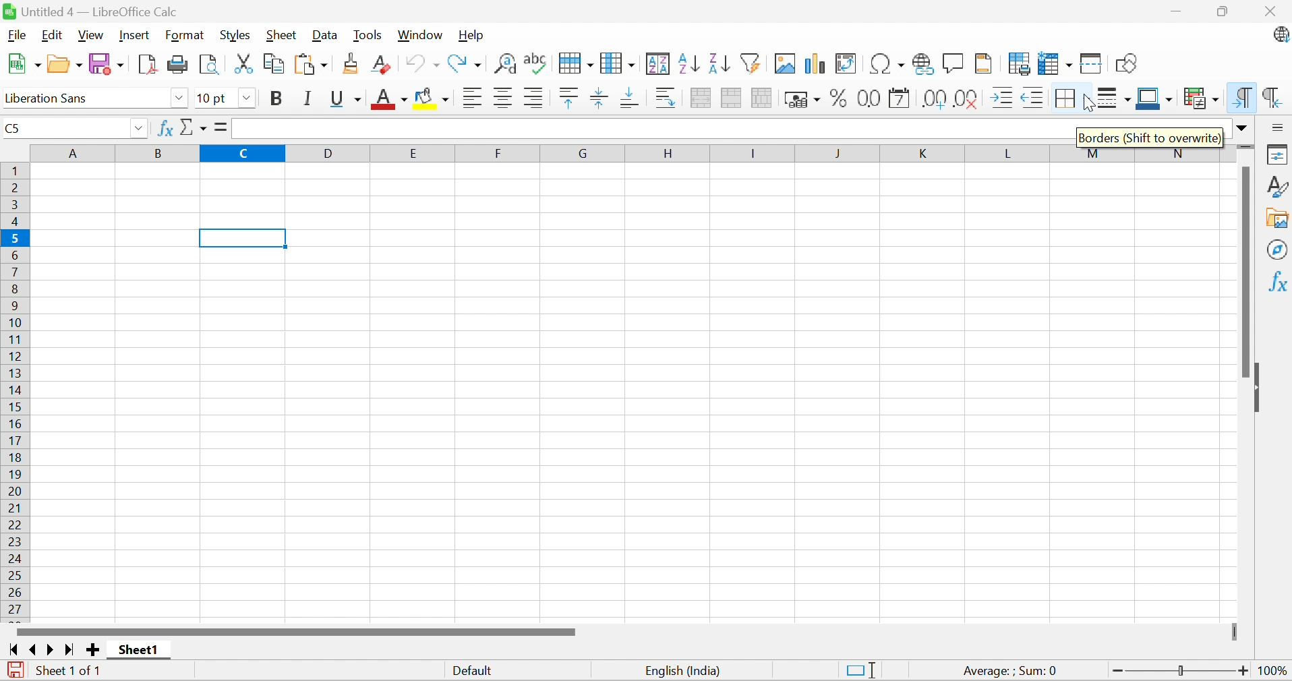  What do you see at coordinates (1182, 672) in the screenshot?
I see `Slider` at bounding box center [1182, 672].